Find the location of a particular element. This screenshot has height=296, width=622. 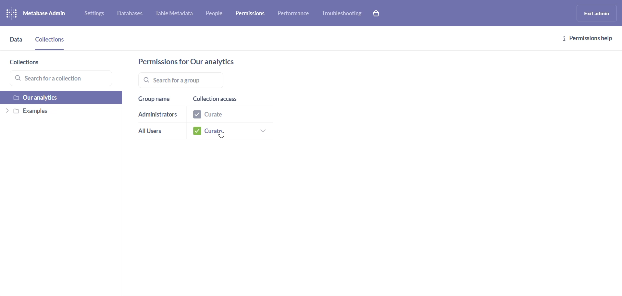

searchbar is located at coordinates (207, 80).